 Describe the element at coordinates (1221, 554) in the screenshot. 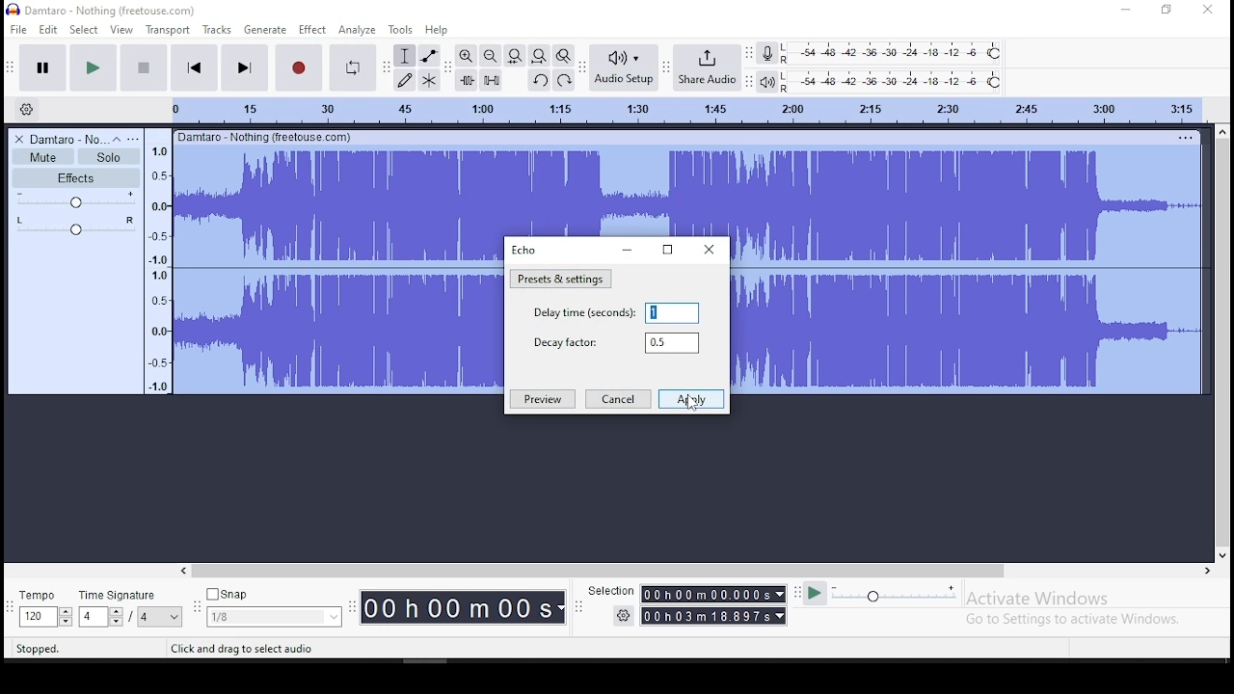

I see `down` at that location.